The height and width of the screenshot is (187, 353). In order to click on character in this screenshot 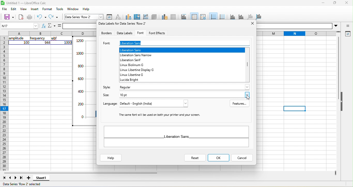, I will do `click(119, 16)`.